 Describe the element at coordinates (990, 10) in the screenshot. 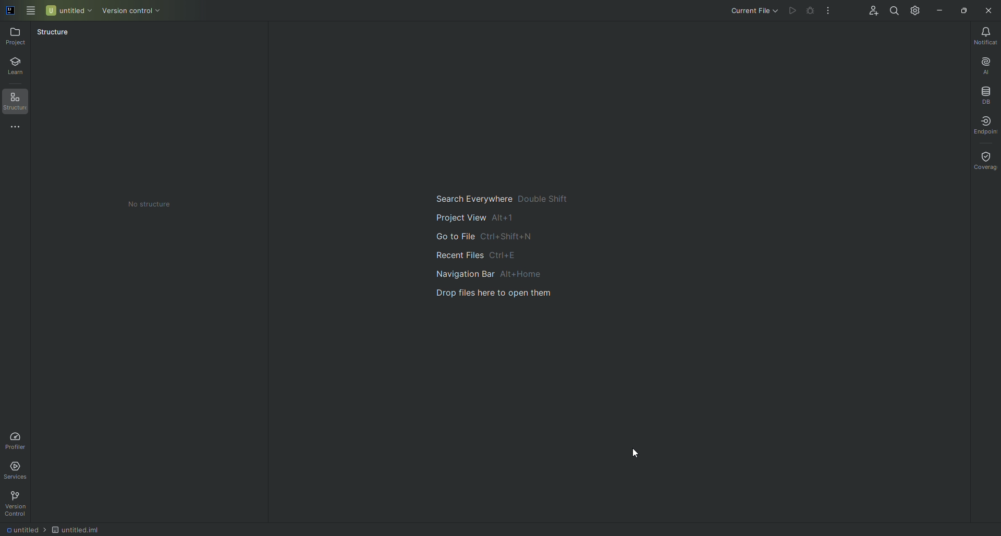

I see `Close` at that location.